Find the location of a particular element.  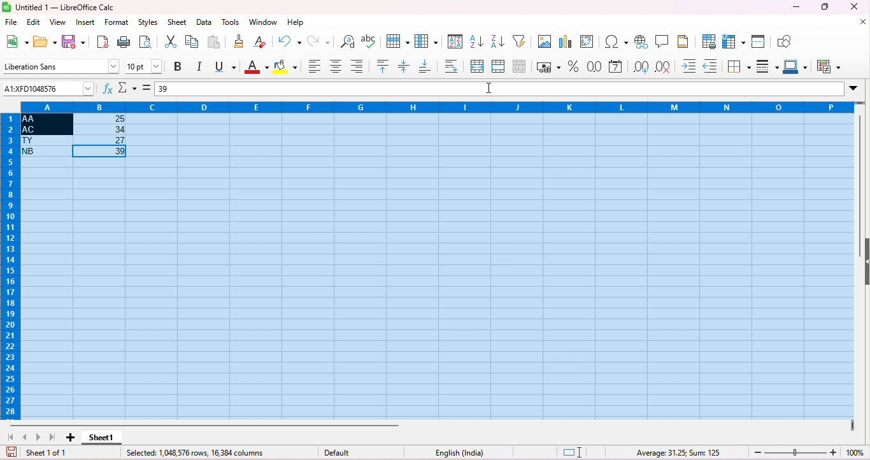

define print area is located at coordinates (710, 42).